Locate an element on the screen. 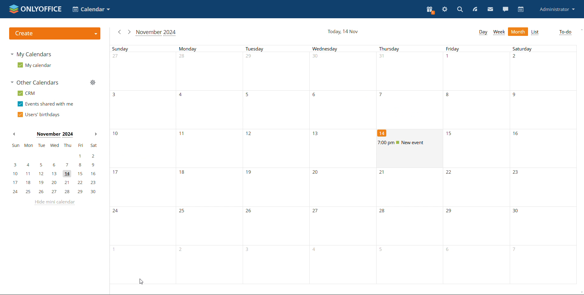  calendar is located at coordinates (521, 9).